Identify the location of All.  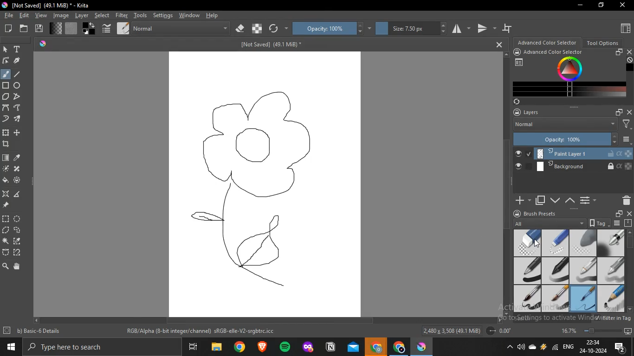
(549, 222).